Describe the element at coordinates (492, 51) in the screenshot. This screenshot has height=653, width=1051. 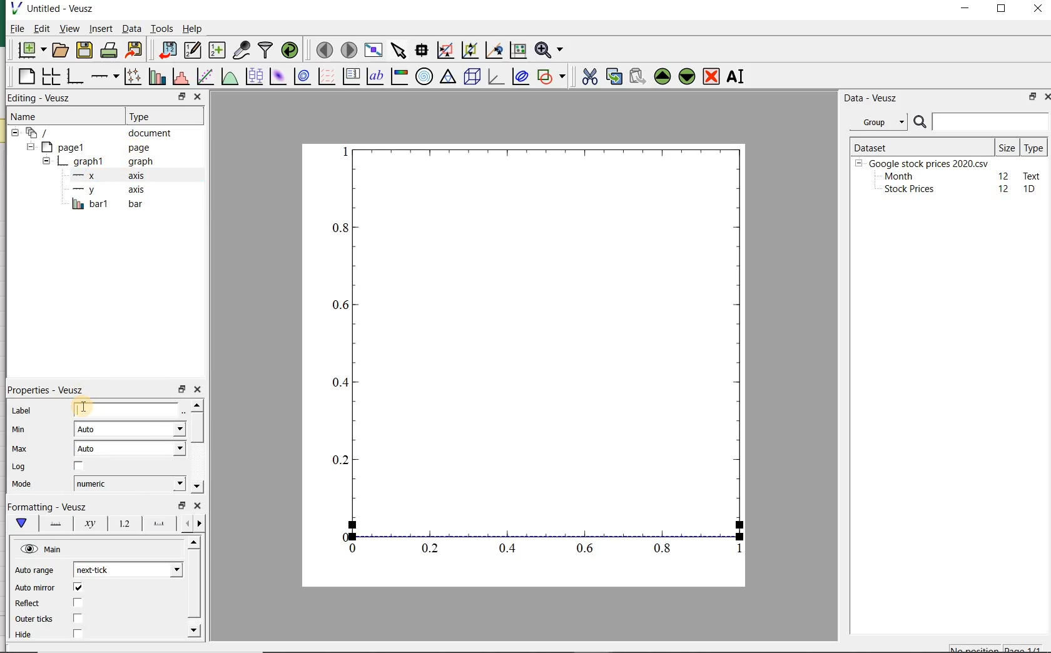
I see `click to recenter graph axes` at that location.